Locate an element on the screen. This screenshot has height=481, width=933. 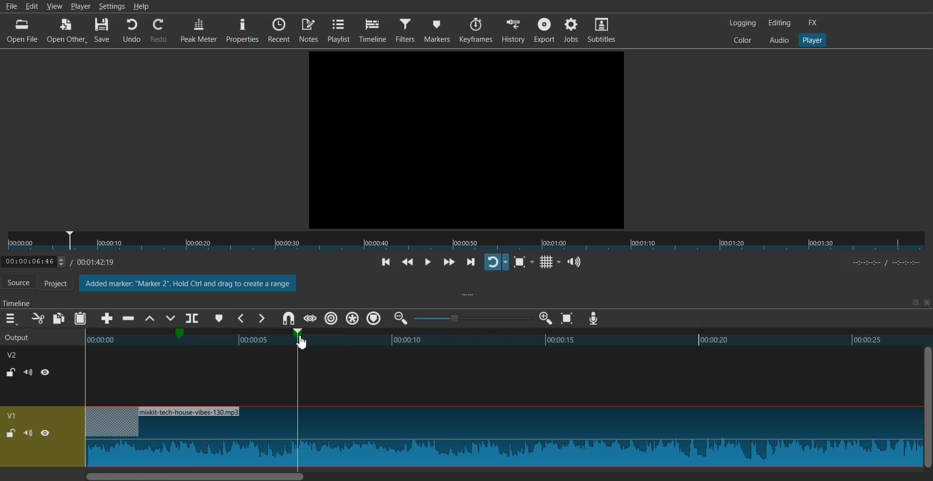
File is located at coordinates (11, 6).